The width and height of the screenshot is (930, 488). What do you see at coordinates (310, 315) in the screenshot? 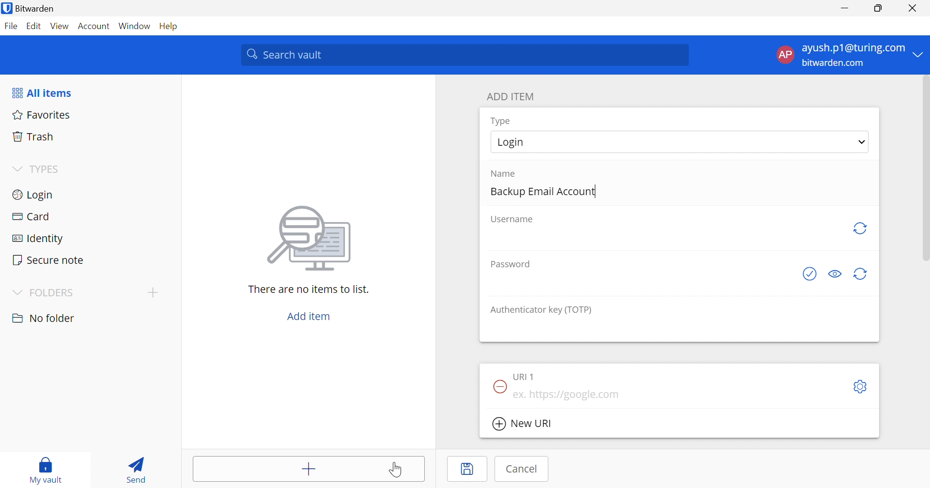
I see `Add item` at bounding box center [310, 315].